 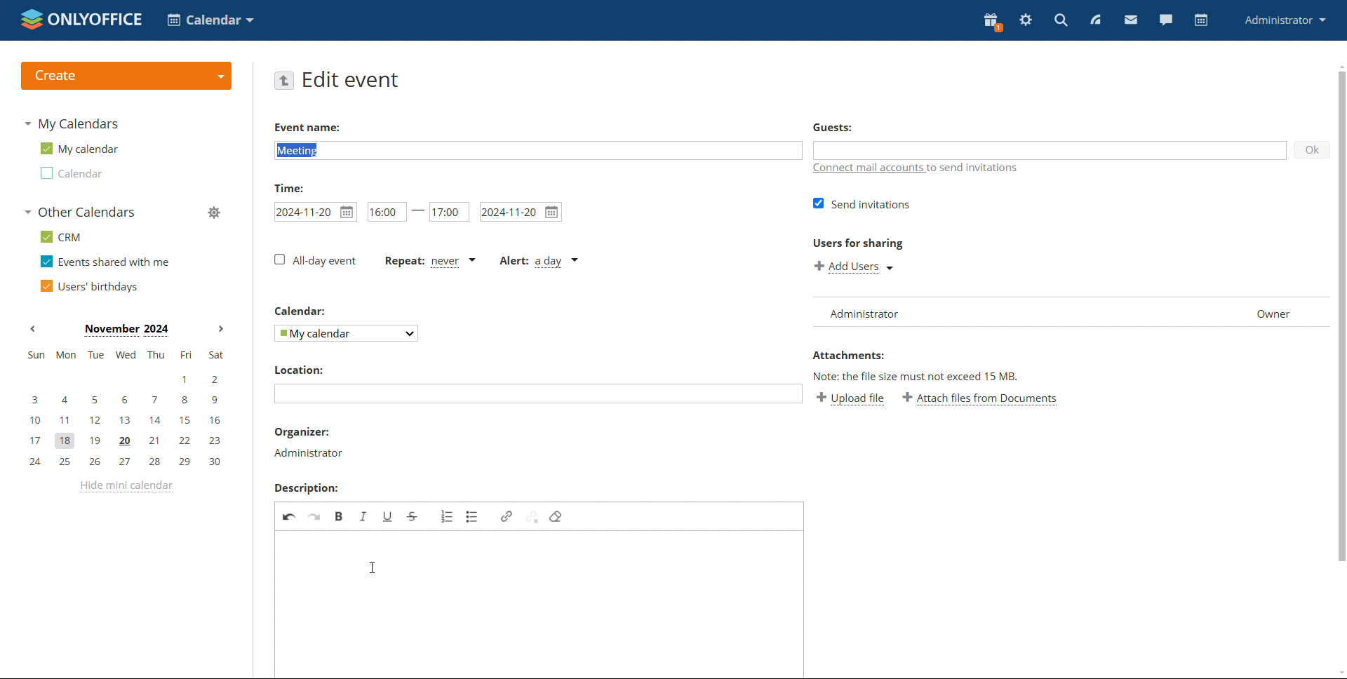 I want to click on strikethrough, so click(x=413, y=516).